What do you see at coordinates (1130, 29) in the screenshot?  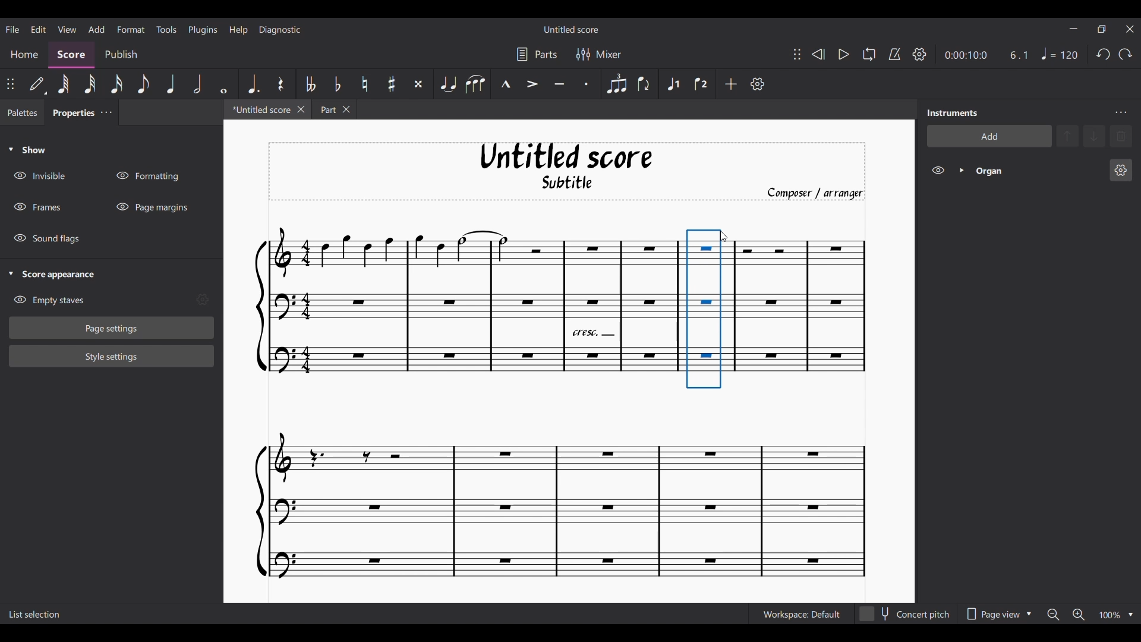 I see `Close interface` at bounding box center [1130, 29].